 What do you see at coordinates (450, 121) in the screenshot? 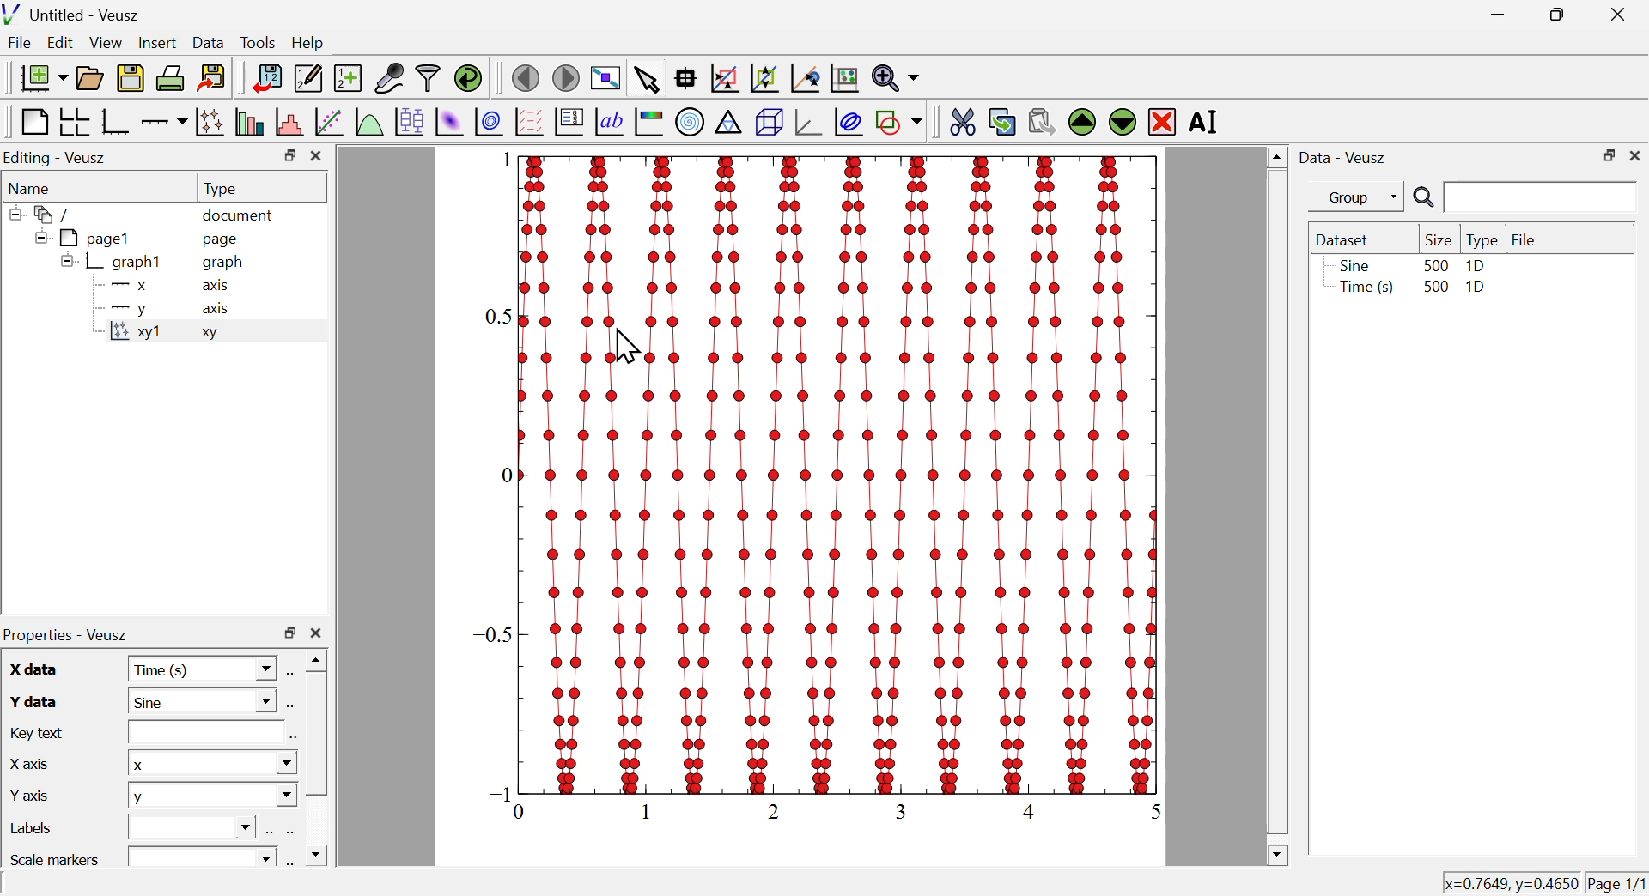
I see `plot a 2d dataset as an image` at bounding box center [450, 121].